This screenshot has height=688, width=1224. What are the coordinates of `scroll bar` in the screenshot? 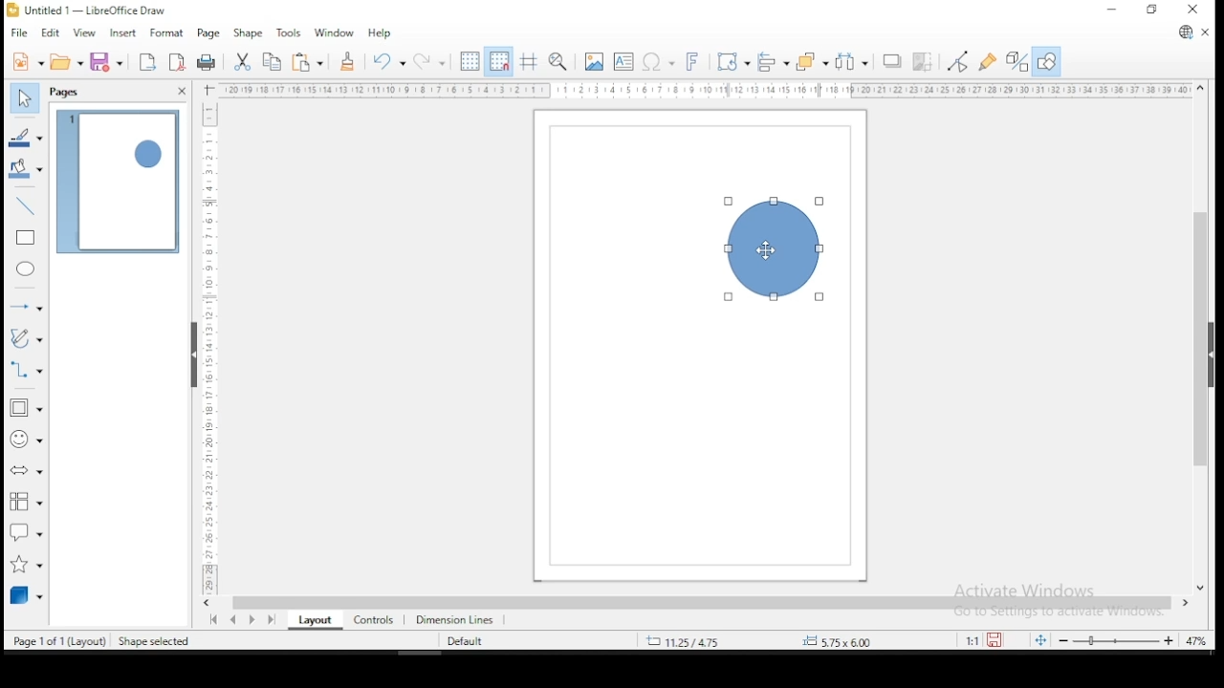 It's located at (701, 602).